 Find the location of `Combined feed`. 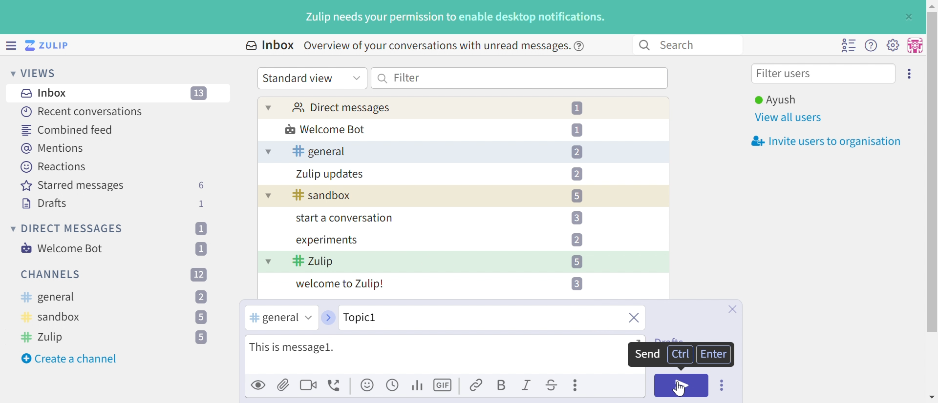

Combined feed is located at coordinates (68, 130).